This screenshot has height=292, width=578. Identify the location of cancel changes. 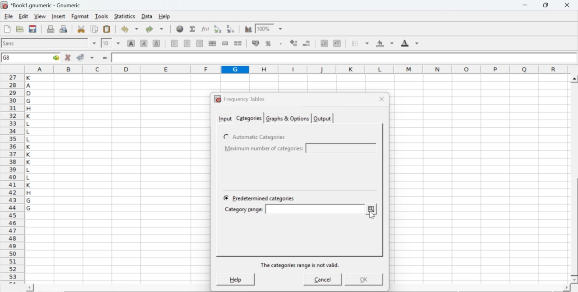
(68, 57).